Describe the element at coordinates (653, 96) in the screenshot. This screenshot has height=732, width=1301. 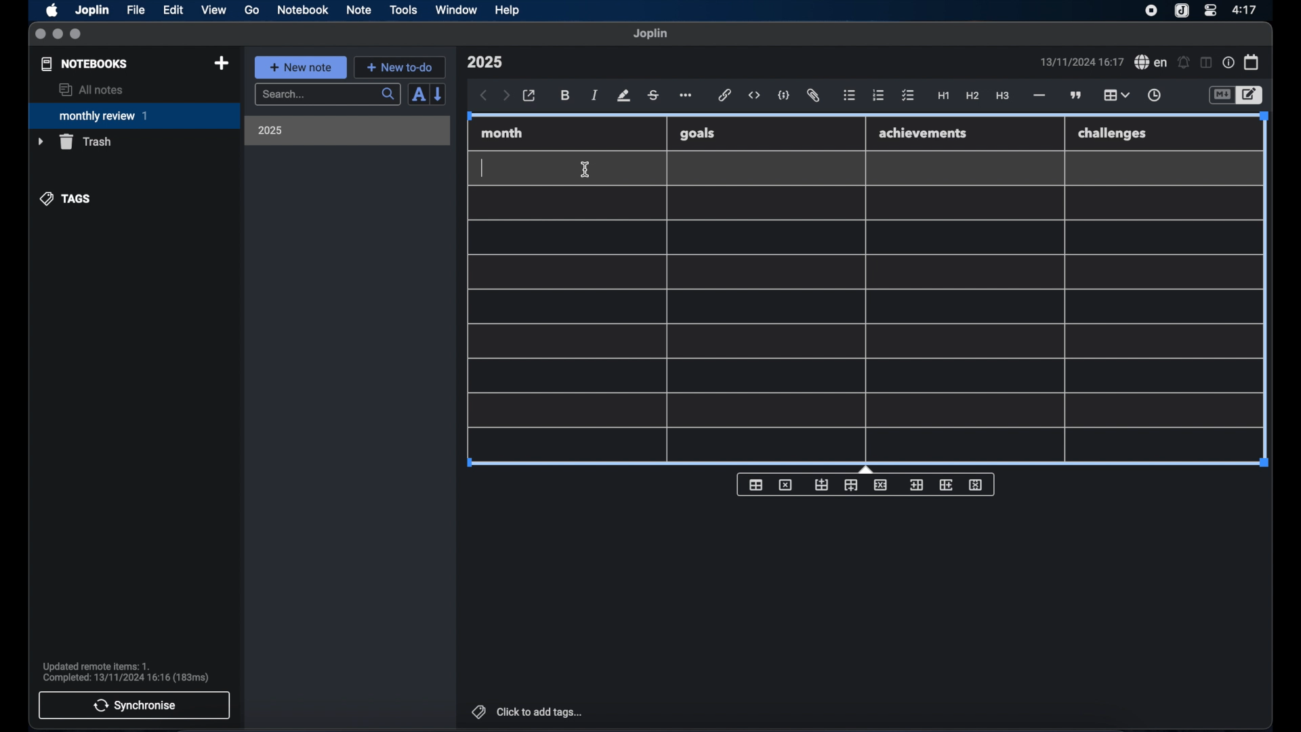
I see `strikethrough` at that location.